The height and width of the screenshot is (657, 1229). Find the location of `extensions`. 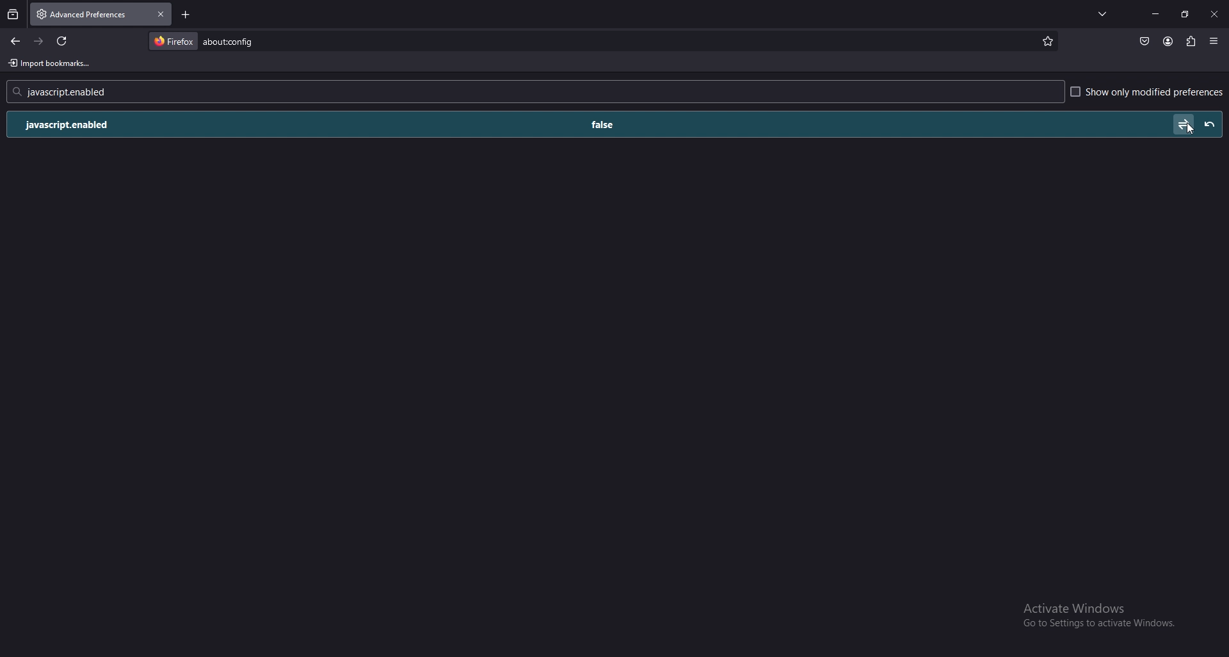

extensions is located at coordinates (1191, 40).